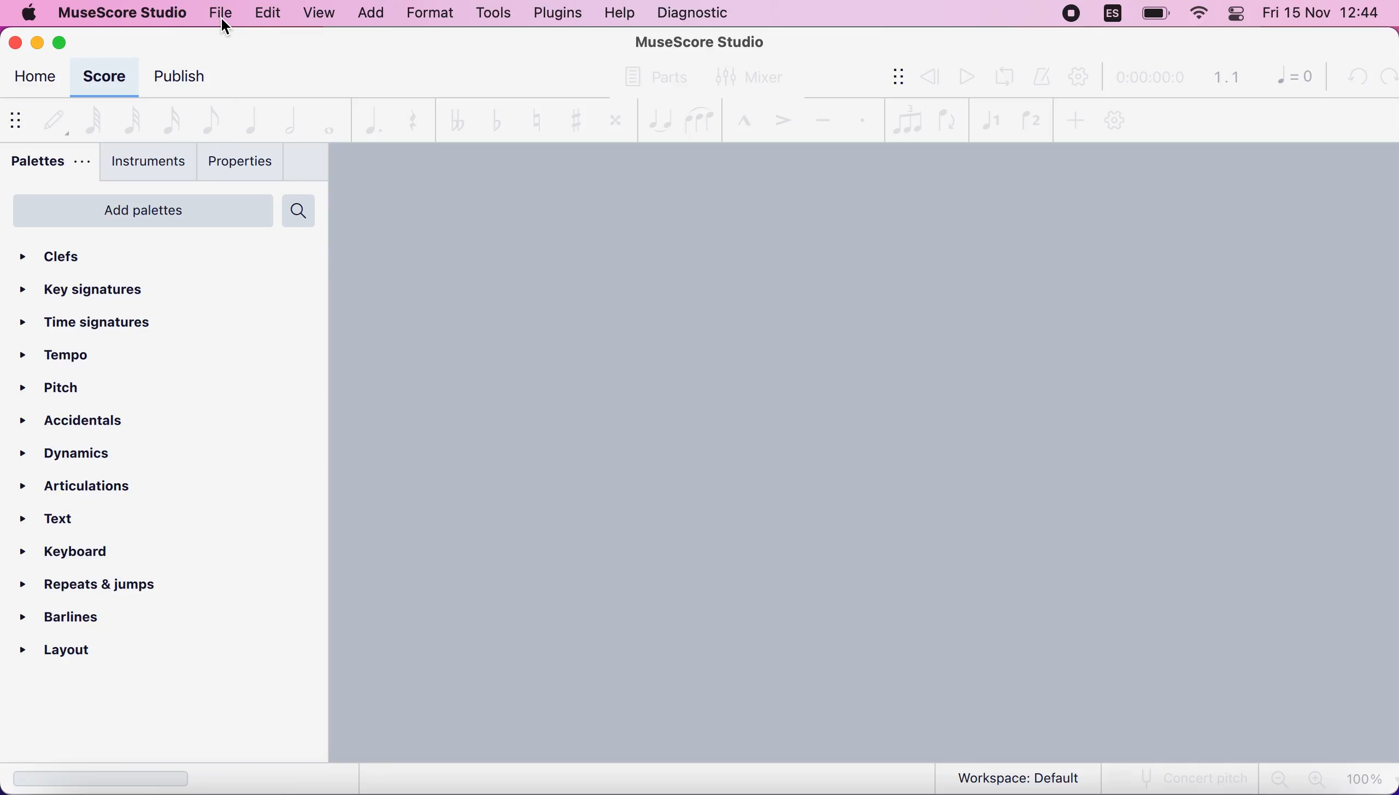 Image resolution: width=1399 pixels, height=795 pixels. Describe the element at coordinates (290, 118) in the screenshot. I see `half note` at that location.